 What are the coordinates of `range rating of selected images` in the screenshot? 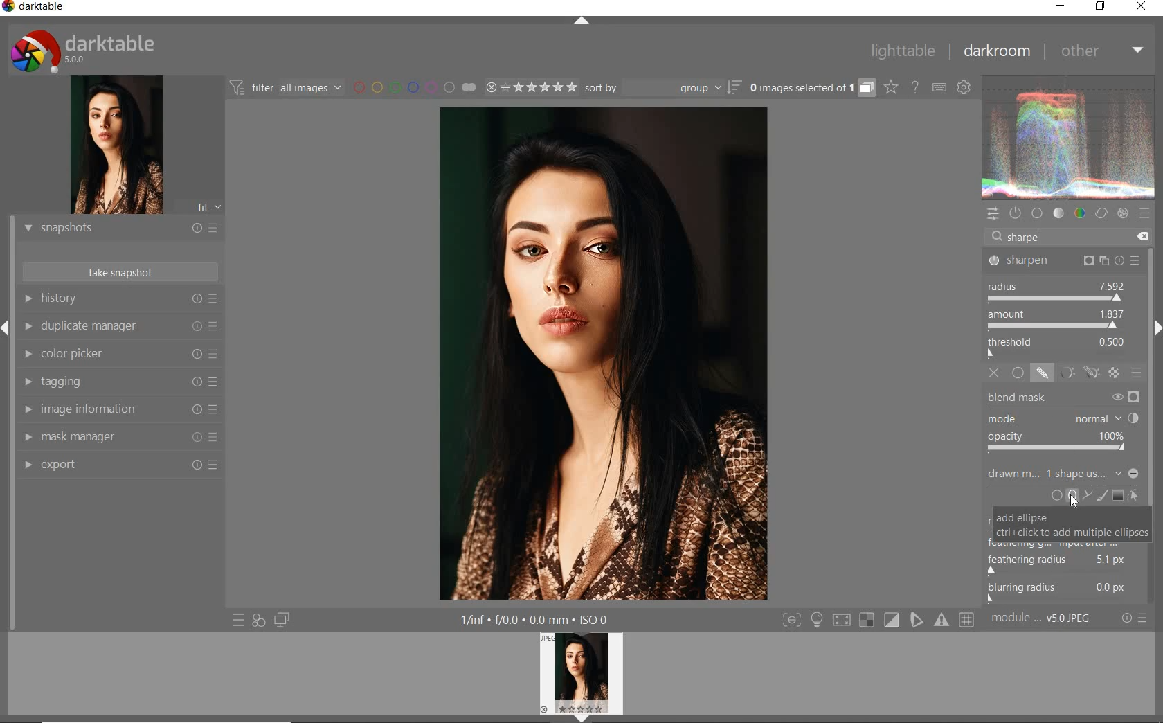 It's located at (529, 88).